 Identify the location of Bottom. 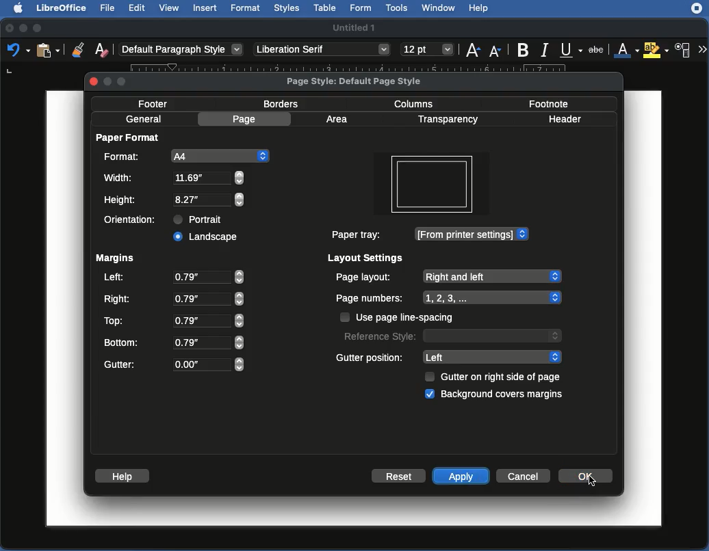
(123, 341).